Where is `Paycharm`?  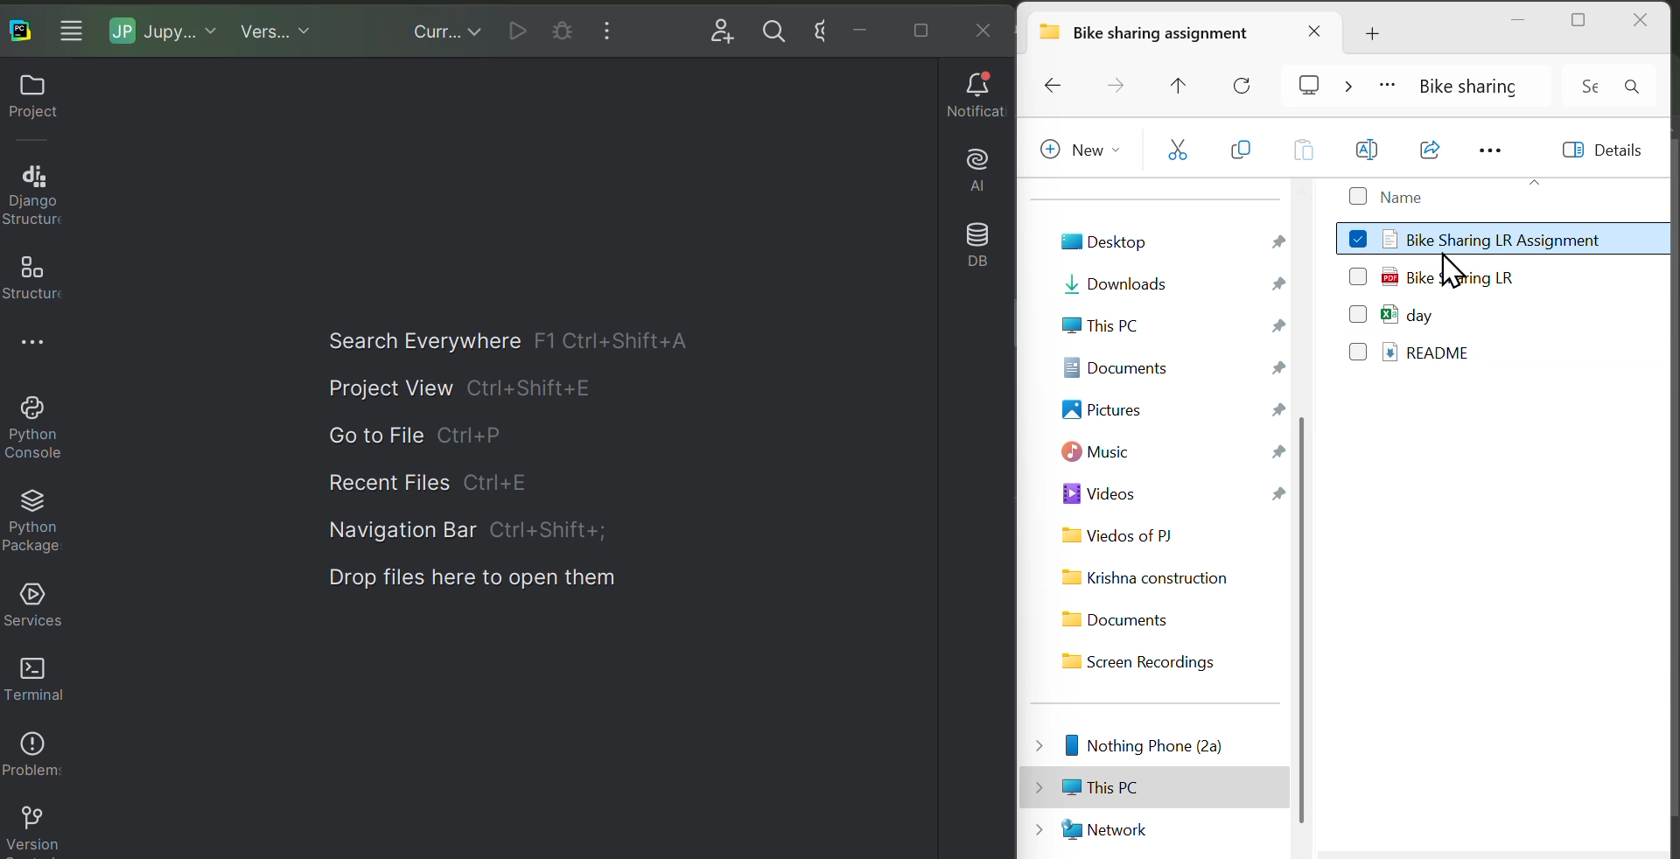 Paycharm is located at coordinates (22, 28).